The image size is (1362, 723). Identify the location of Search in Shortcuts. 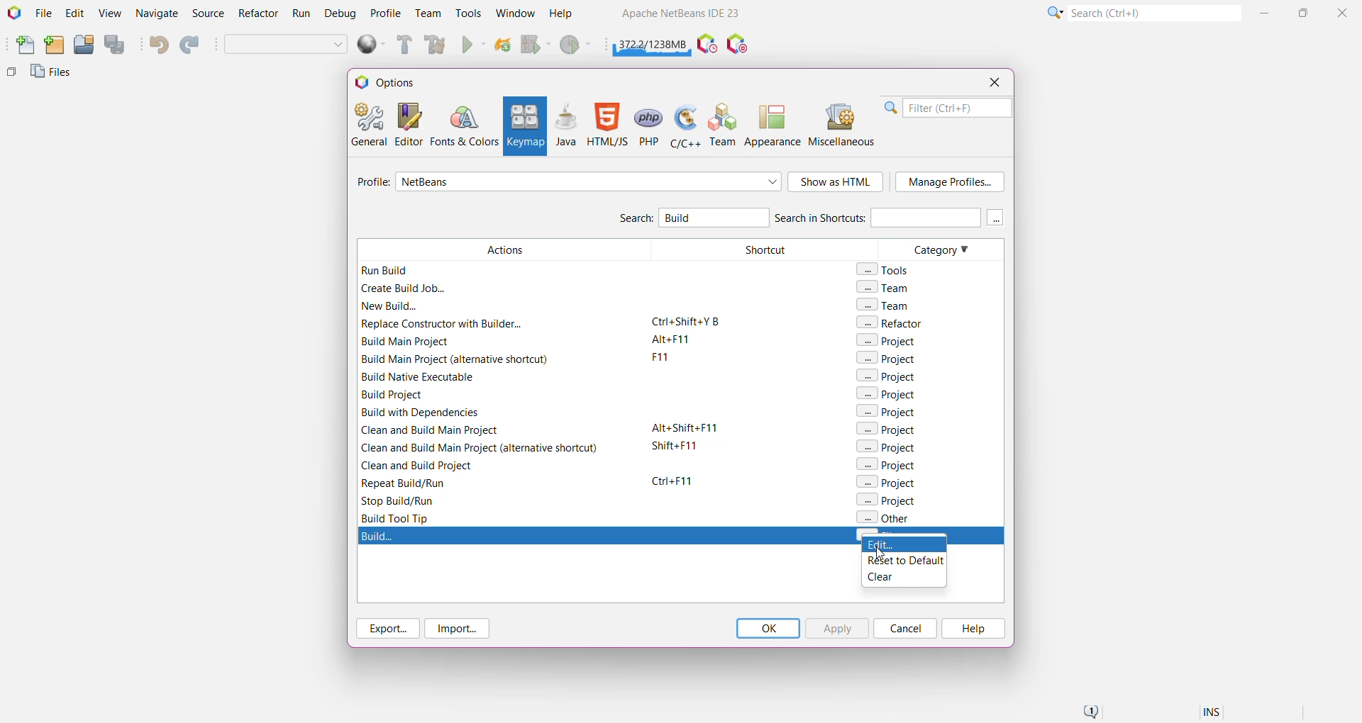
(877, 217).